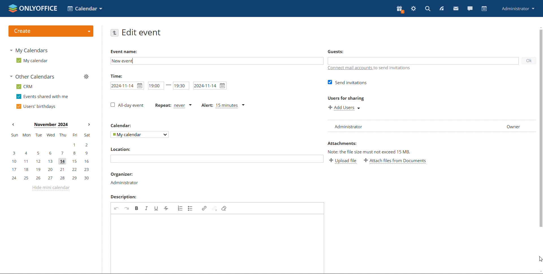 Image resolution: width=543 pixels, height=274 pixels. What do you see at coordinates (181, 86) in the screenshot?
I see `end time` at bounding box center [181, 86].